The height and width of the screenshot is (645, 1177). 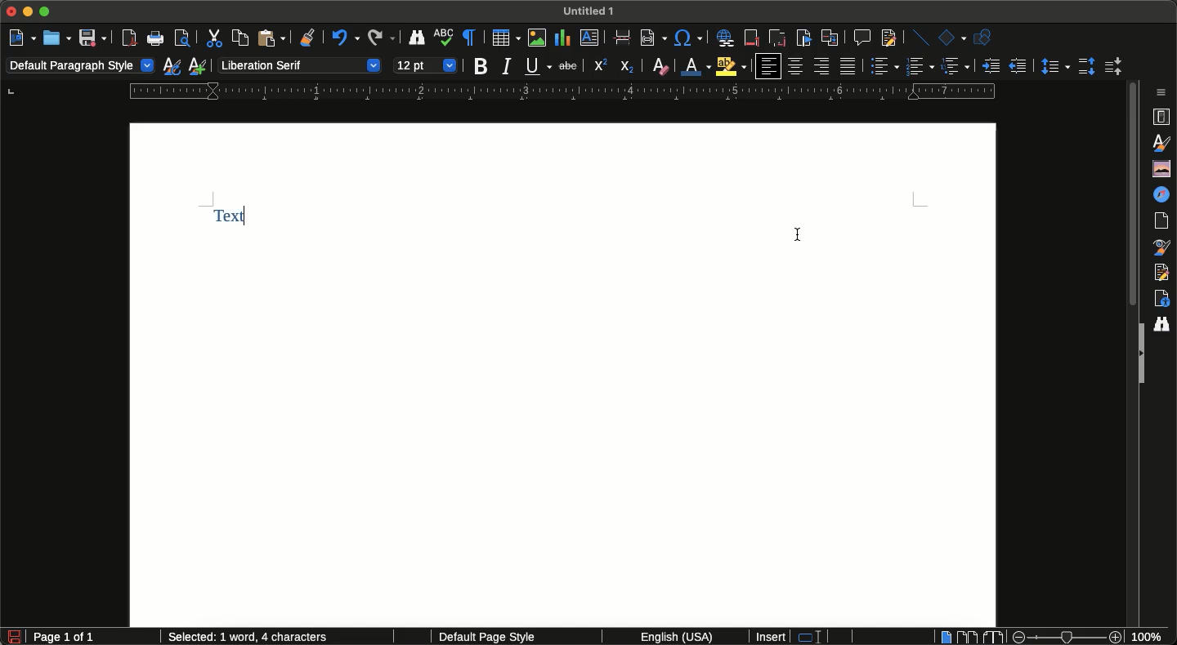 What do you see at coordinates (1015, 637) in the screenshot?
I see `Zoom out` at bounding box center [1015, 637].